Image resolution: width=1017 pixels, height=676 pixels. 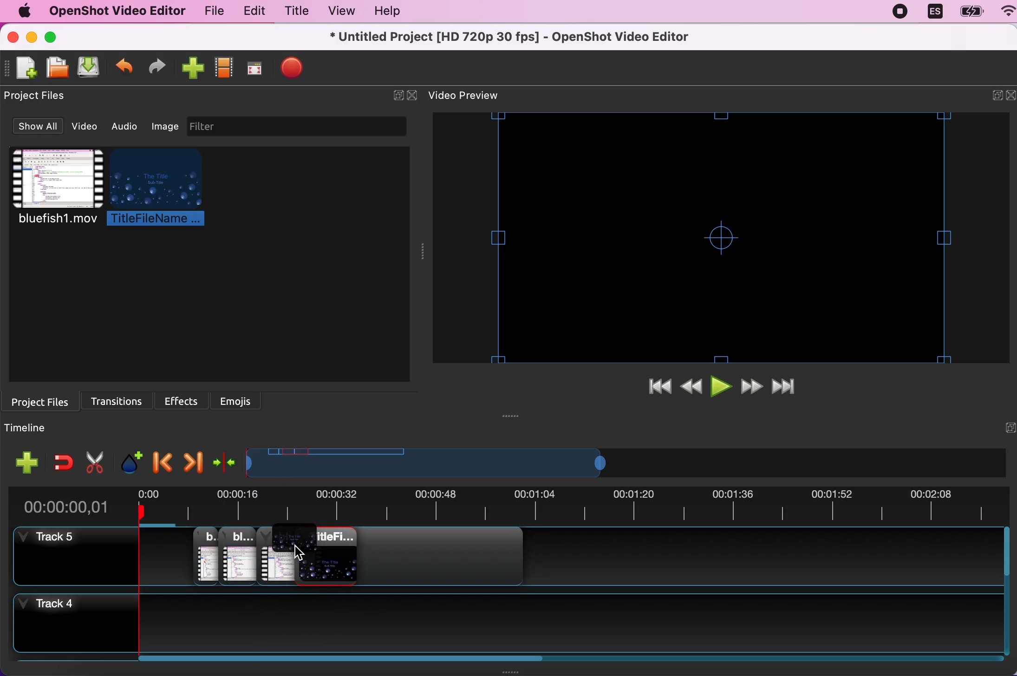 What do you see at coordinates (121, 399) in the screenshot?
I see `transitions` at bounding box center [121, 399].